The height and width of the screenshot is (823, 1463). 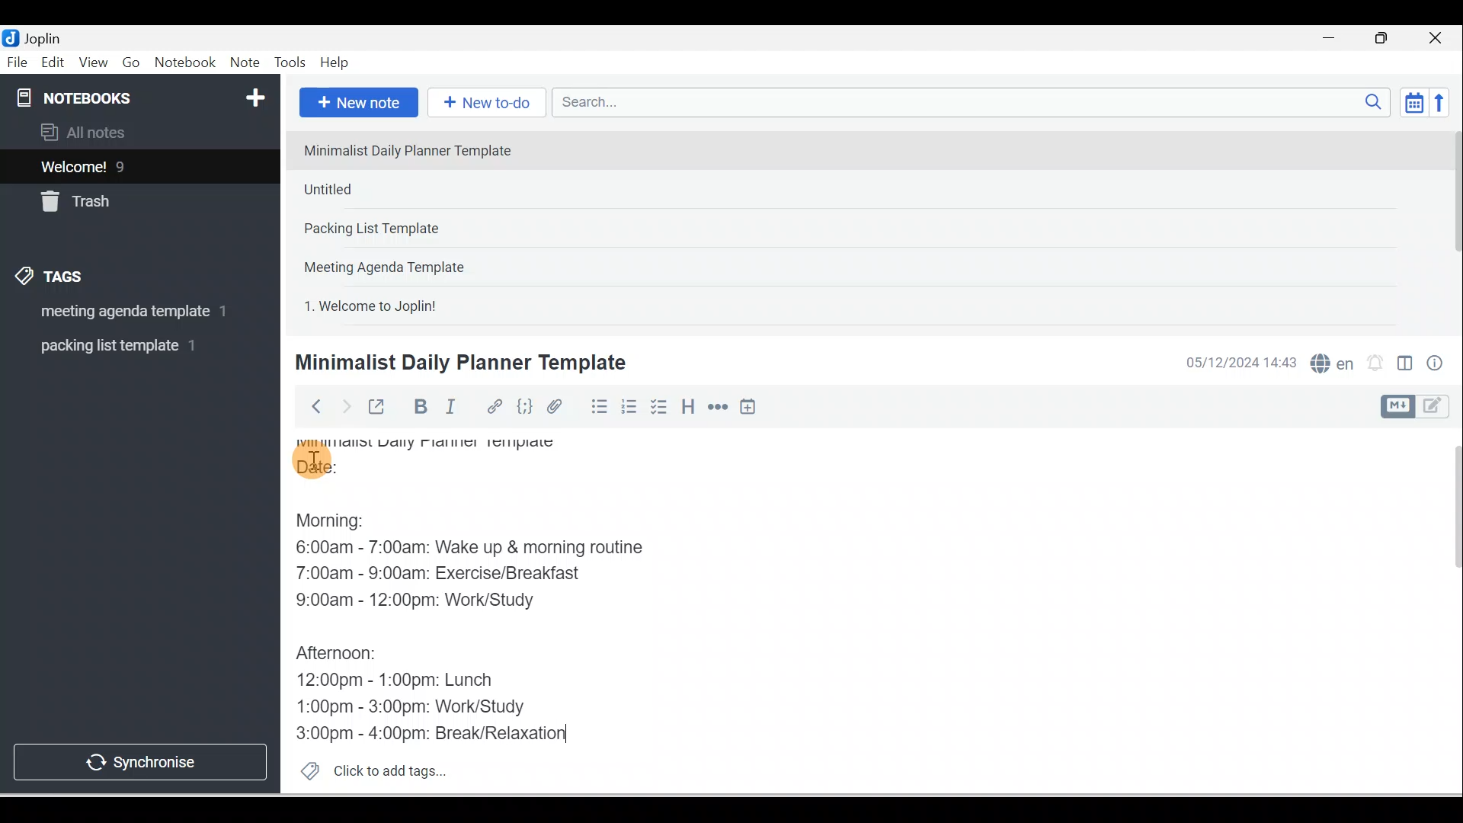 What do you see at coordinates (440, 445) in the screenshot?
I see `Minimalist Daily Planner Template` at bounding box center [440, 445].